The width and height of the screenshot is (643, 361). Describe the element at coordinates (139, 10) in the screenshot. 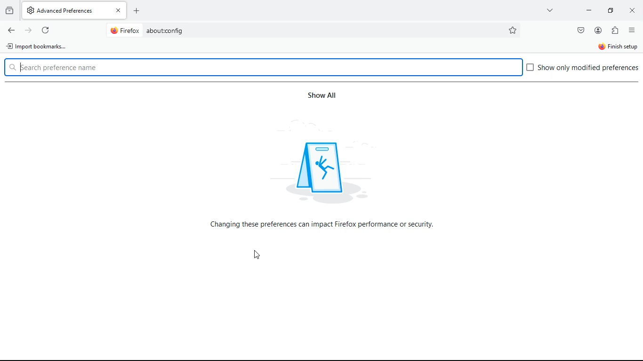

I see `add tab` at that location.